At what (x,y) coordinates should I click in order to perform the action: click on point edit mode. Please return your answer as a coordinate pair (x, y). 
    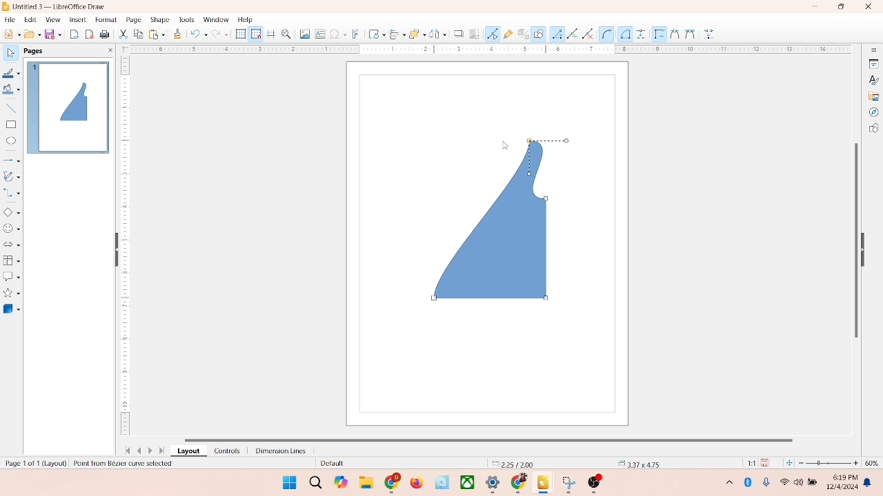
    Looking at the image, I should click on (493, 33).